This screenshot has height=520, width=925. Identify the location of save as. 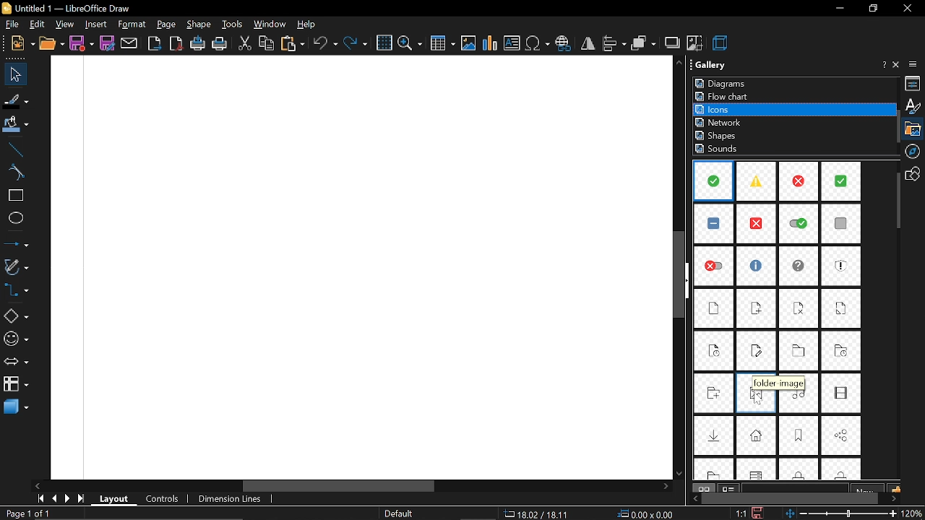
(108, 43).